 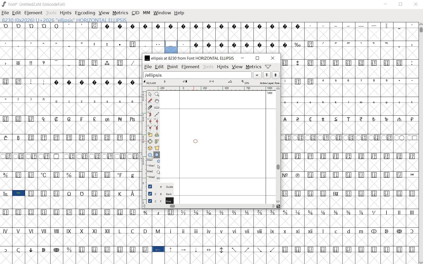 What do you see at coordinates (172, 67) in the screenshot?
I see `point` at bounding box center [172, 67].